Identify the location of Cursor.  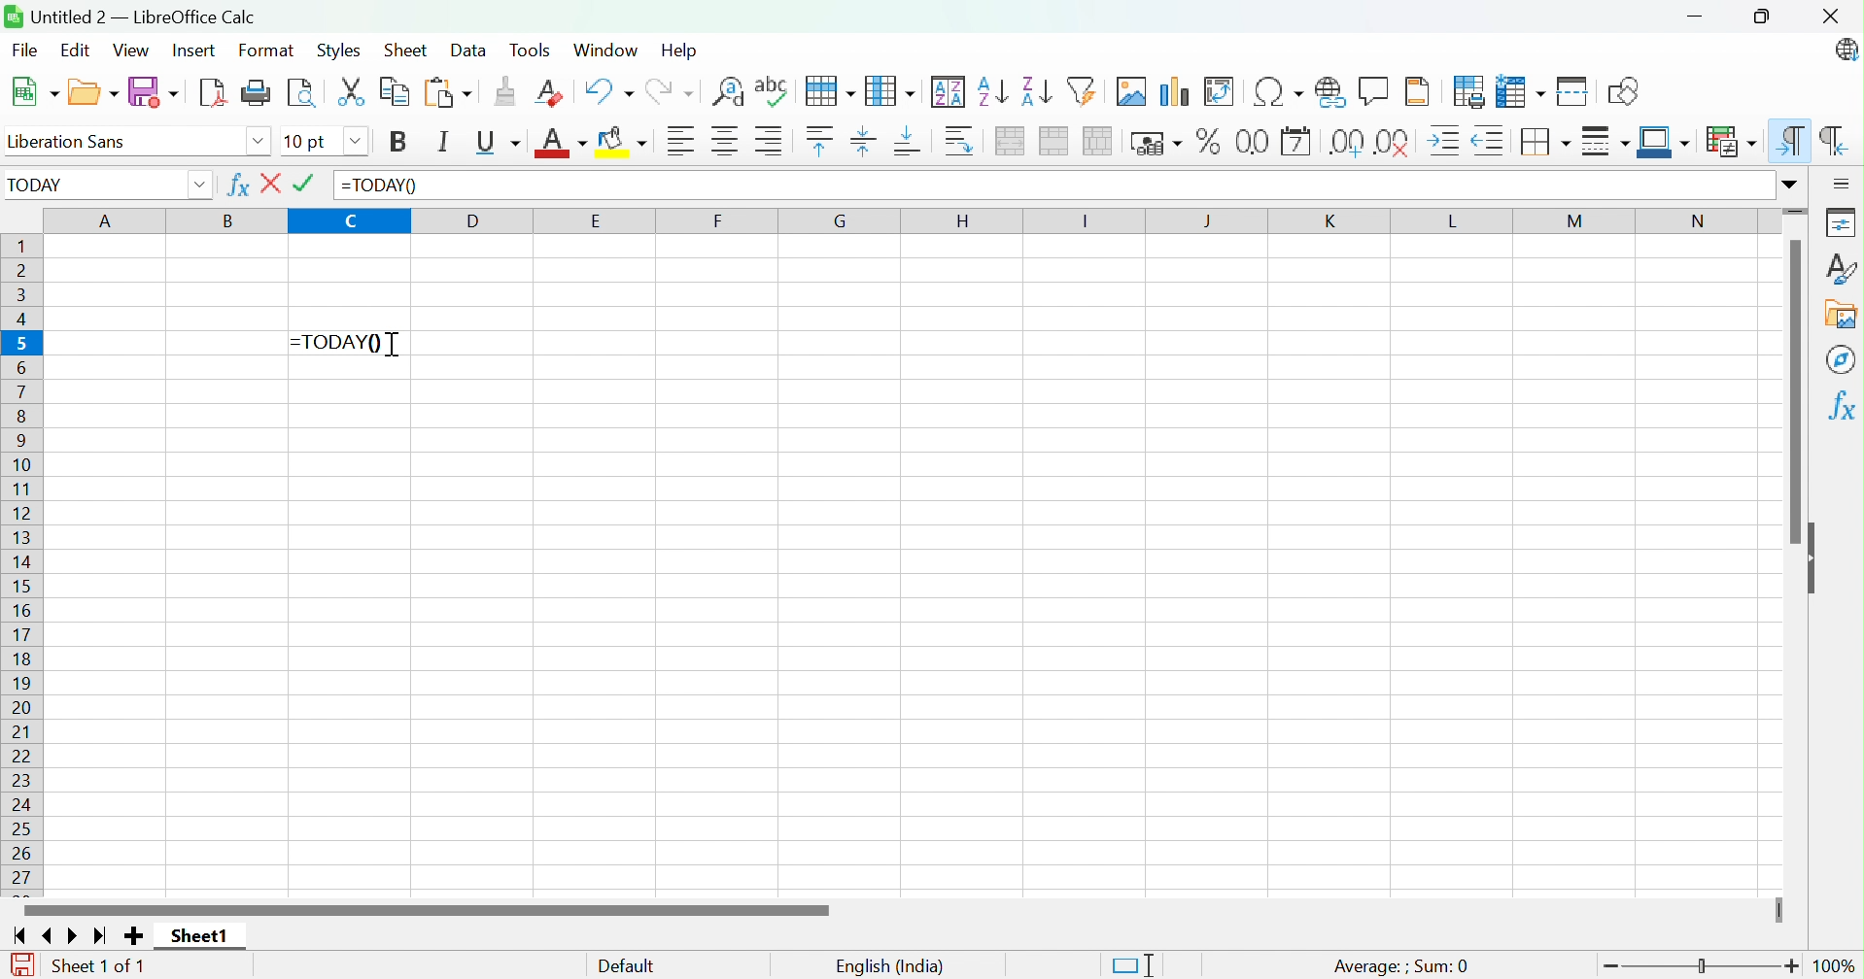
(393, 346).